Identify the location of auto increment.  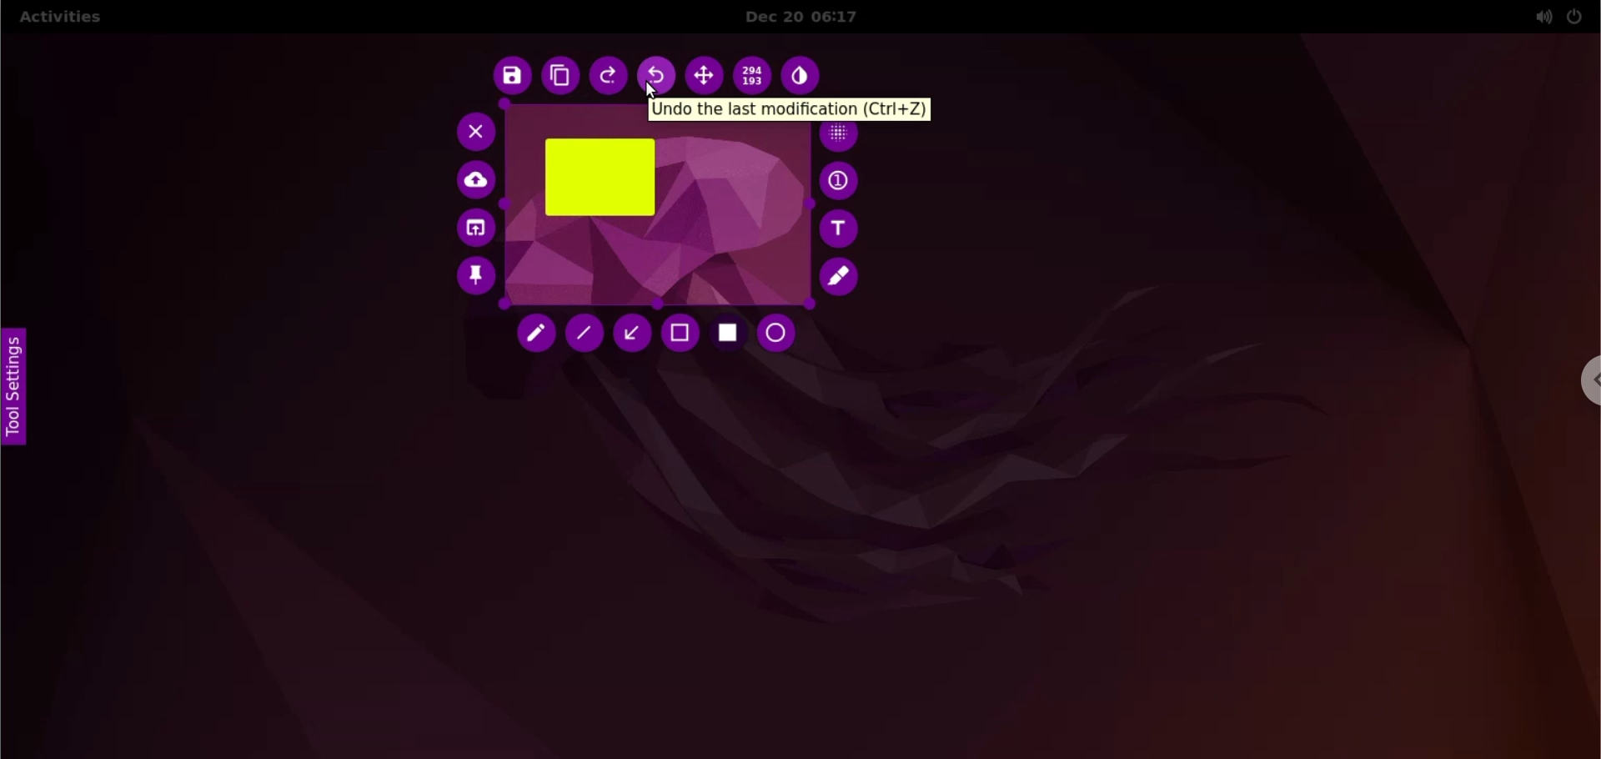
(841, 180).